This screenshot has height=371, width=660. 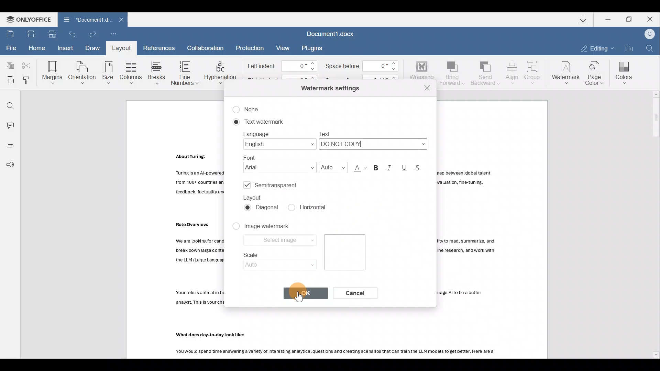 I want to click on Find, so click(x=650, y=47).